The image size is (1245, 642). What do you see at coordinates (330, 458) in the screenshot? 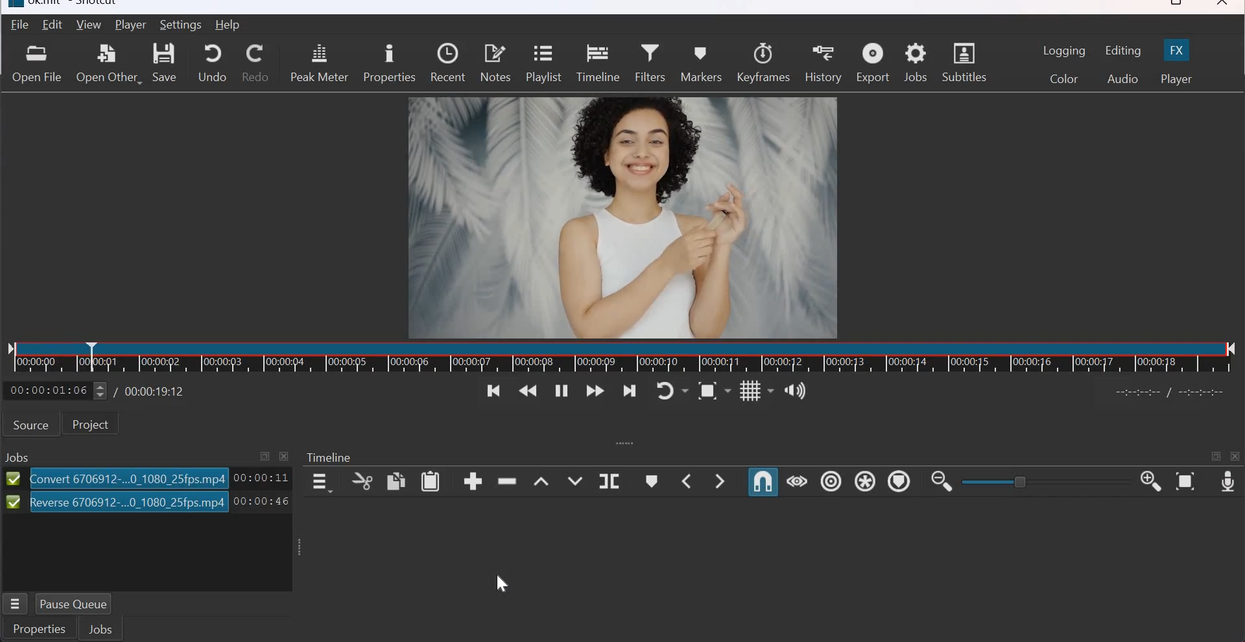
I see `Timeline` at bounding box center [330, 458].